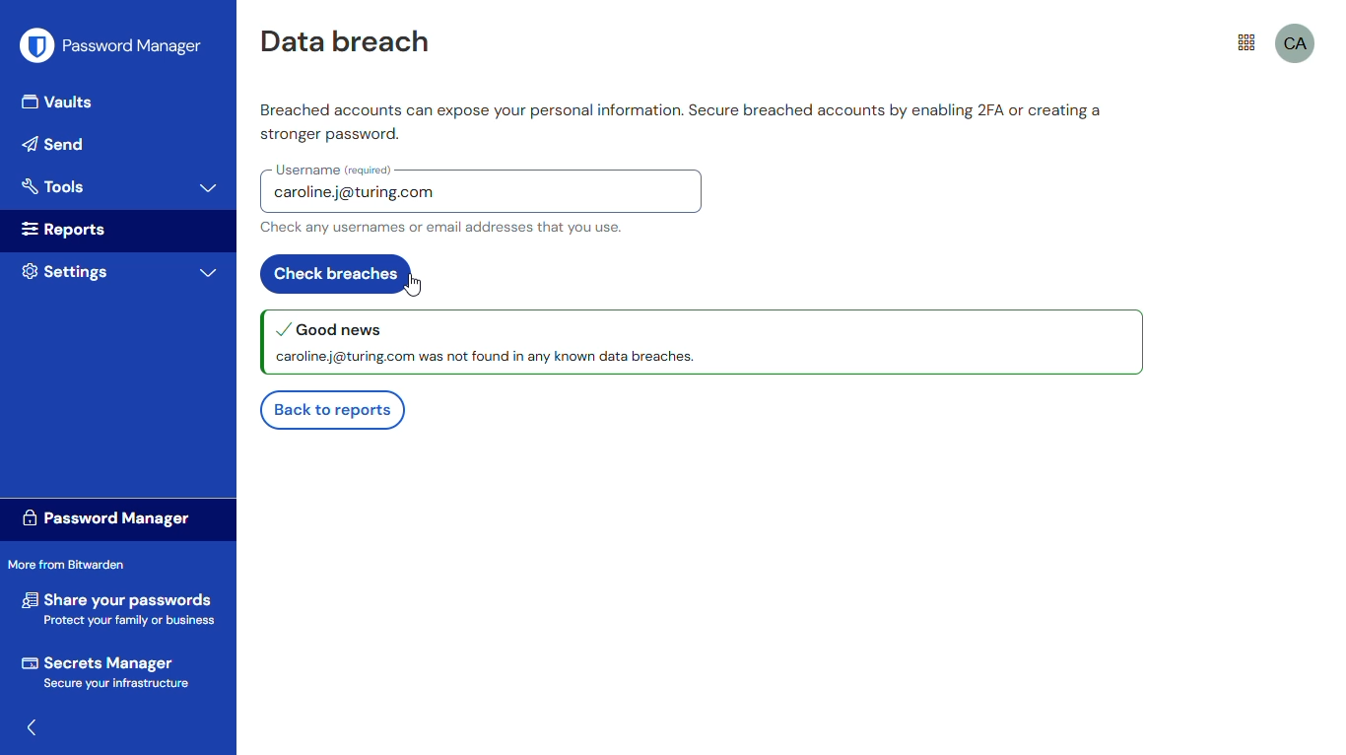  I want to click on more from bitwarden, so click(1246, 41).